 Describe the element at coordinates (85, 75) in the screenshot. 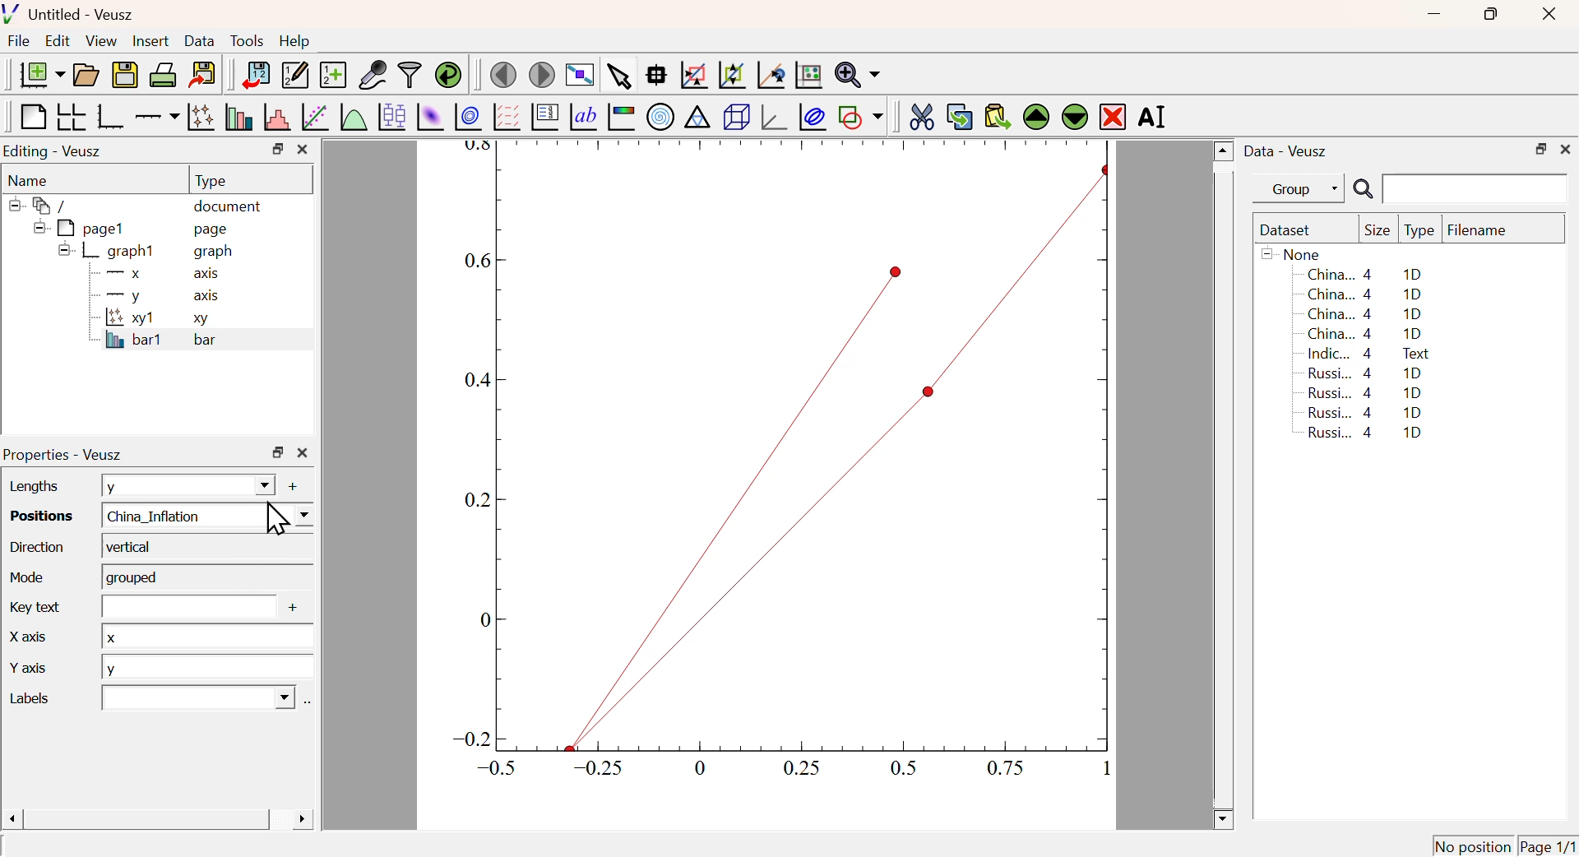

I see `Open a document` at that location.